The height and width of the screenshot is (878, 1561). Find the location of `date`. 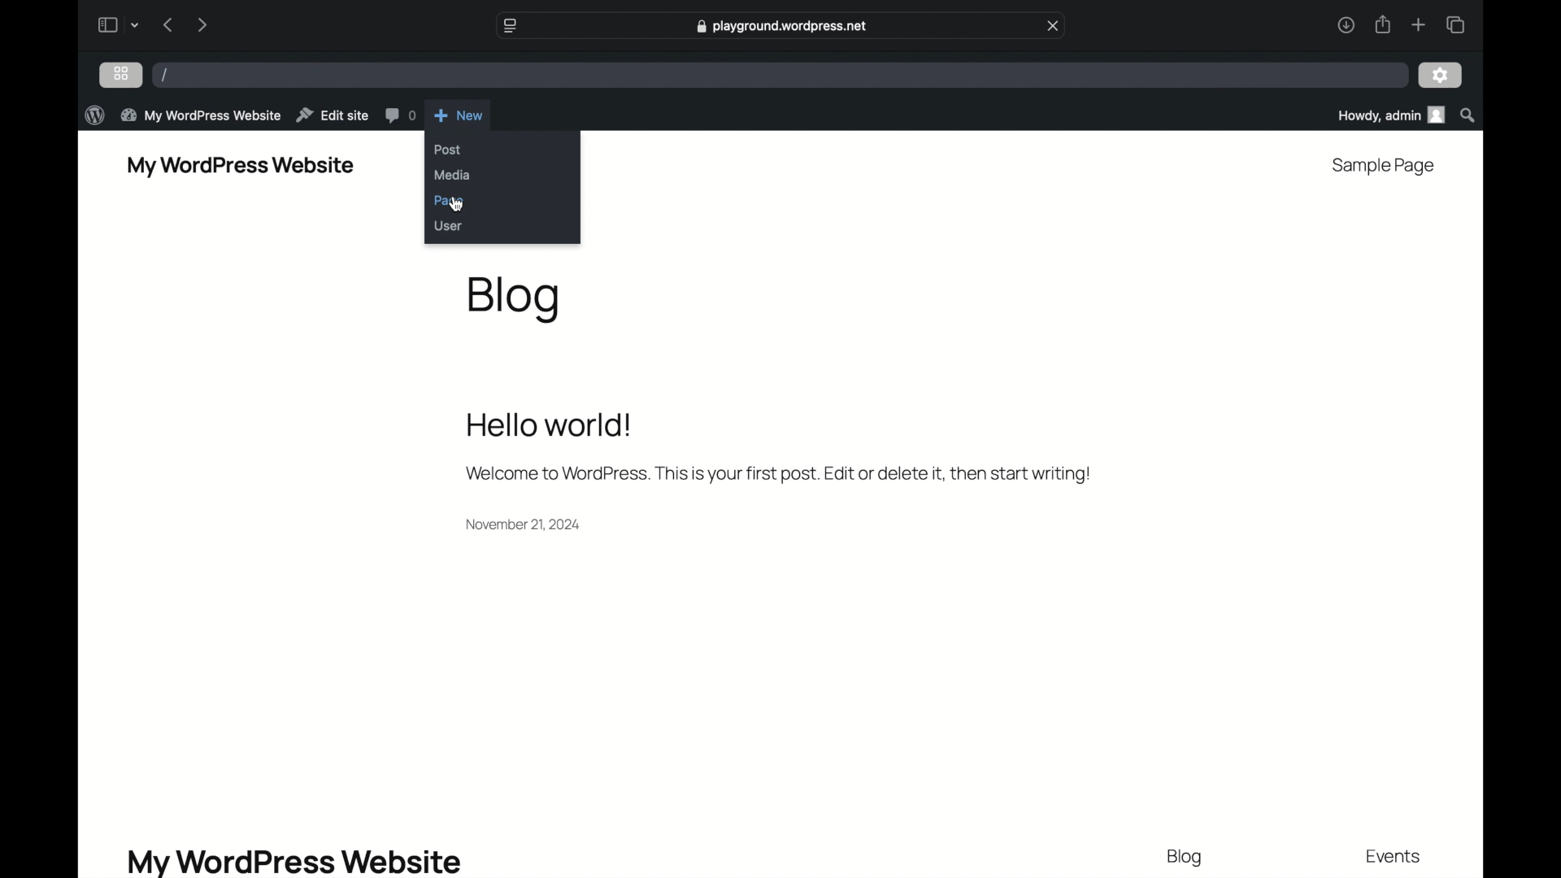

date is located at coordinates (524, 524).